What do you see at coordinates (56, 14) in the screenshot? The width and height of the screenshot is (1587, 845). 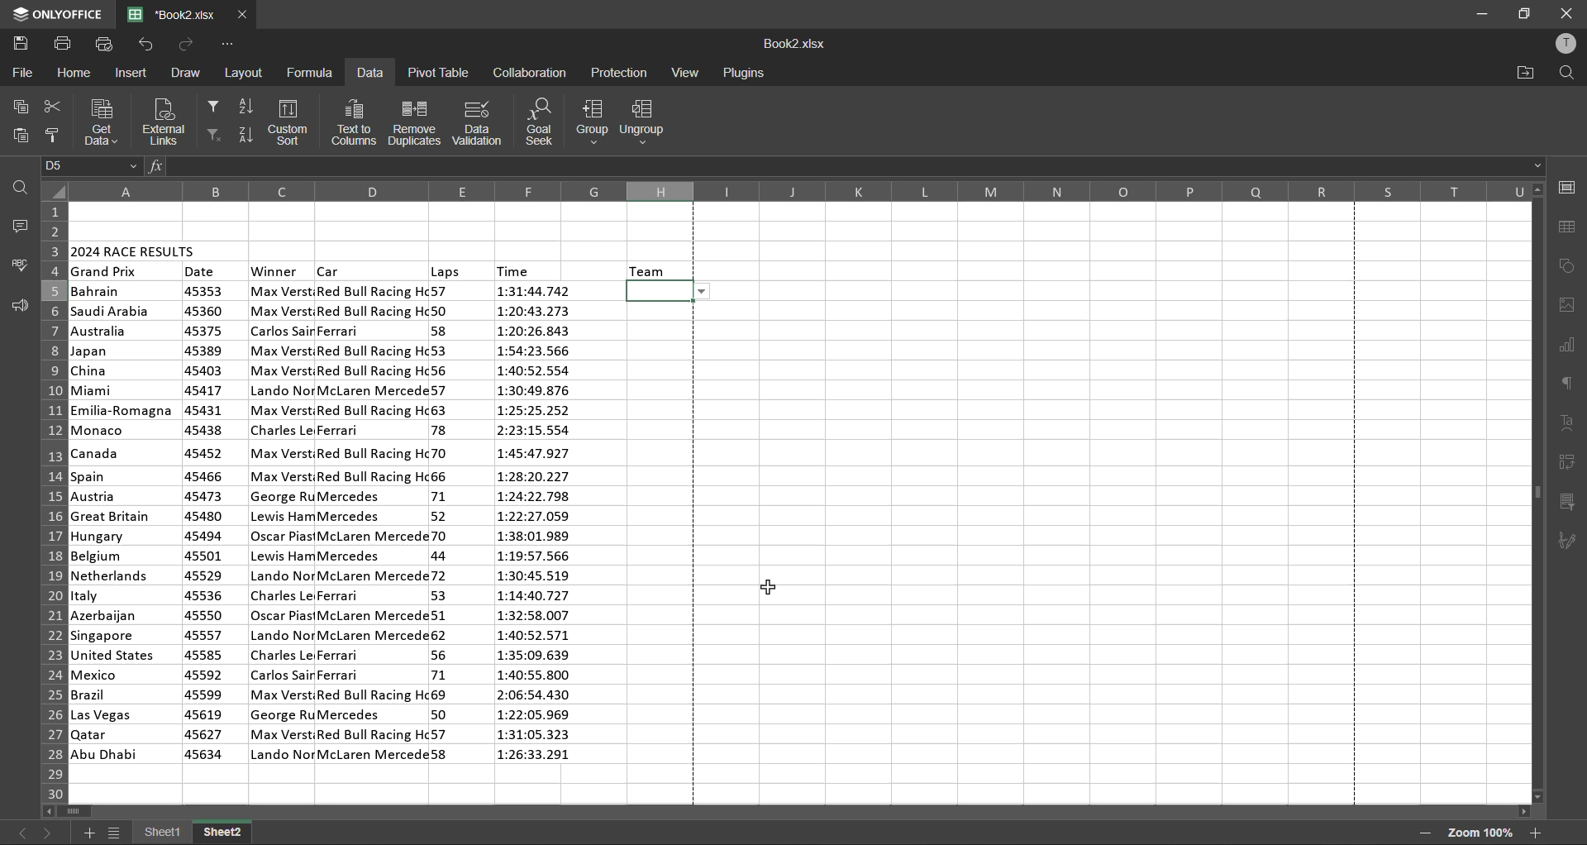 I see `app name` at bounding box center [56, 14].